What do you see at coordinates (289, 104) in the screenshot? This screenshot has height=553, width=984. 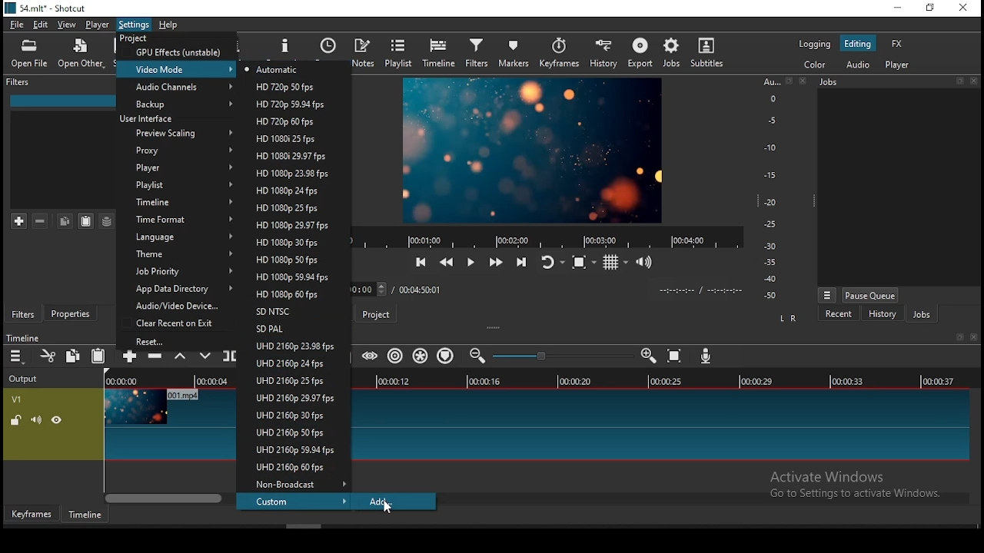 I see `resolution option` at bounding box center [289, 104].